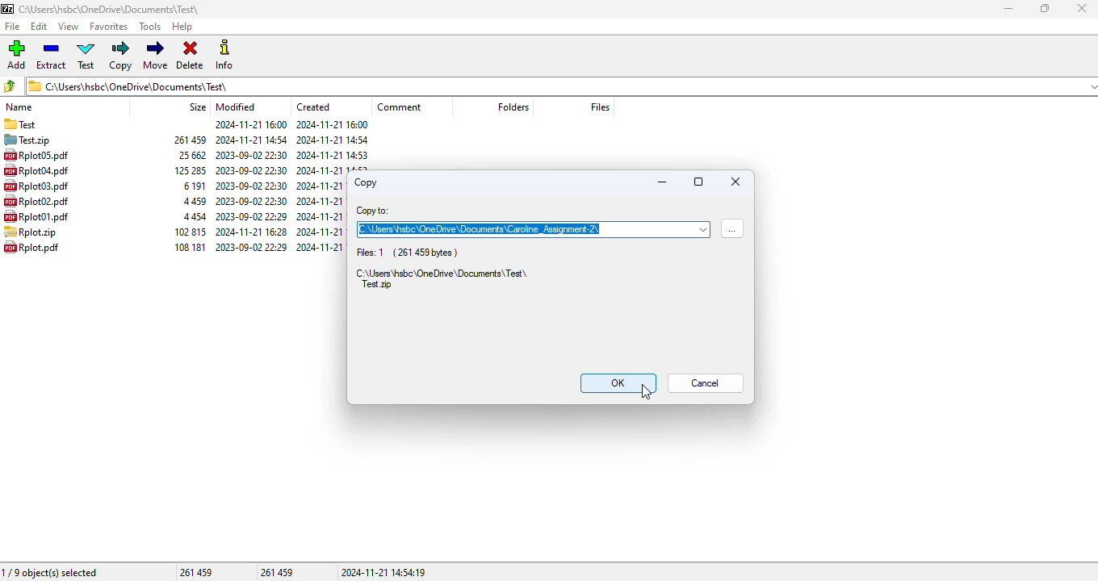 The width and height of the screenshot is (1098, 581). What do you see at coordinates (31, 232) in the screenshot?
I see `file` at bounding box center [31, 232].